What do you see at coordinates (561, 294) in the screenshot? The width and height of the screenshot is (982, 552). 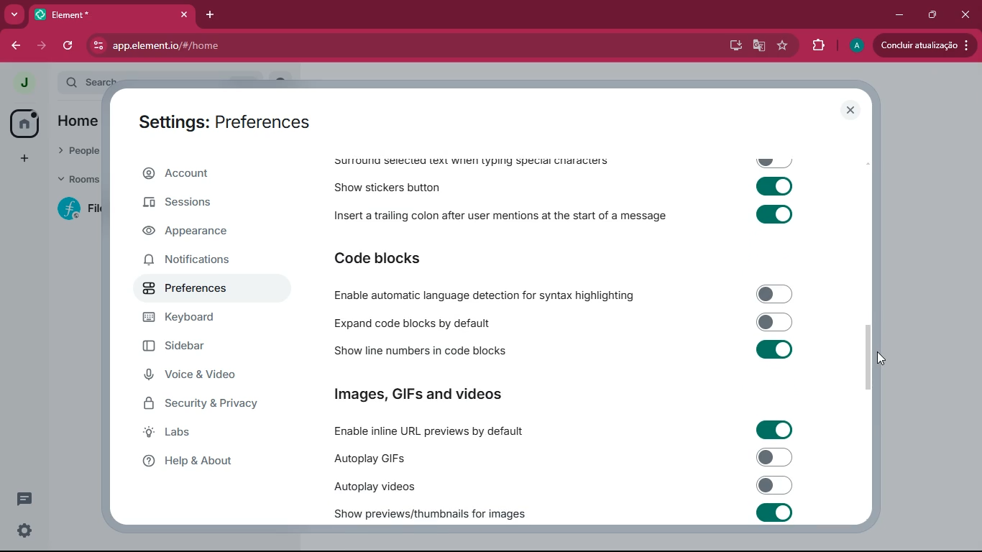 I see `Enable automatic language detection for syntax highlighting` at bounding box center [561, 294].